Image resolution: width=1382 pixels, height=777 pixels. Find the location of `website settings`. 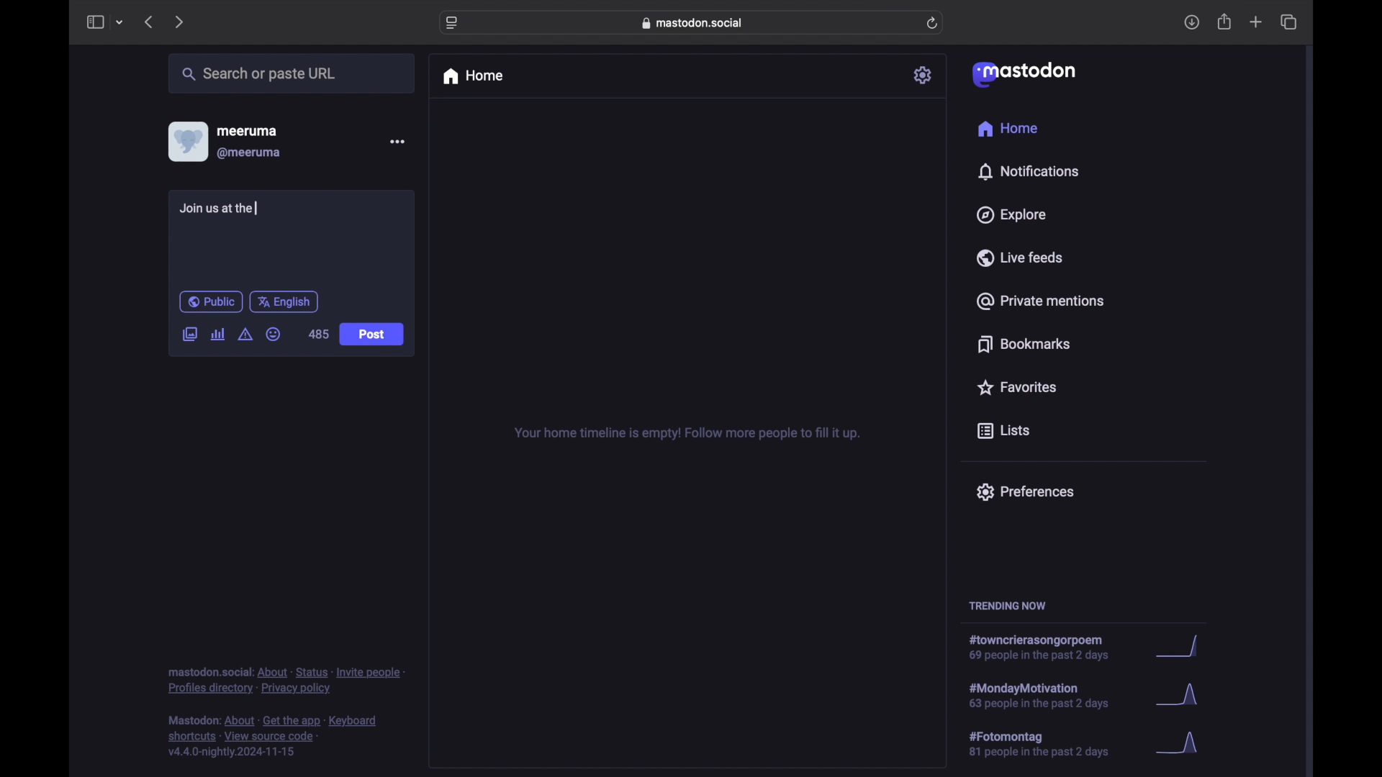

website settings is located at coordinates (453, 23).